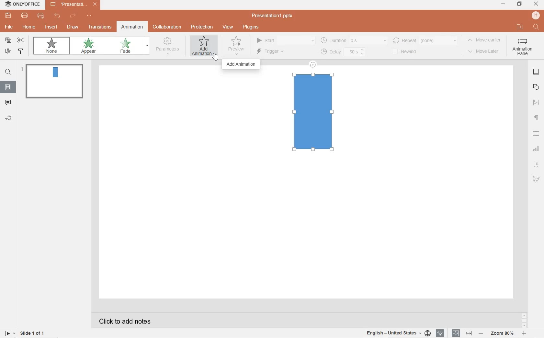 This screenshot has height=338, width=544. What do you see at coordinates (426, 40) in the screenshot?
I see `repeat` at bounding box center [426, 40].